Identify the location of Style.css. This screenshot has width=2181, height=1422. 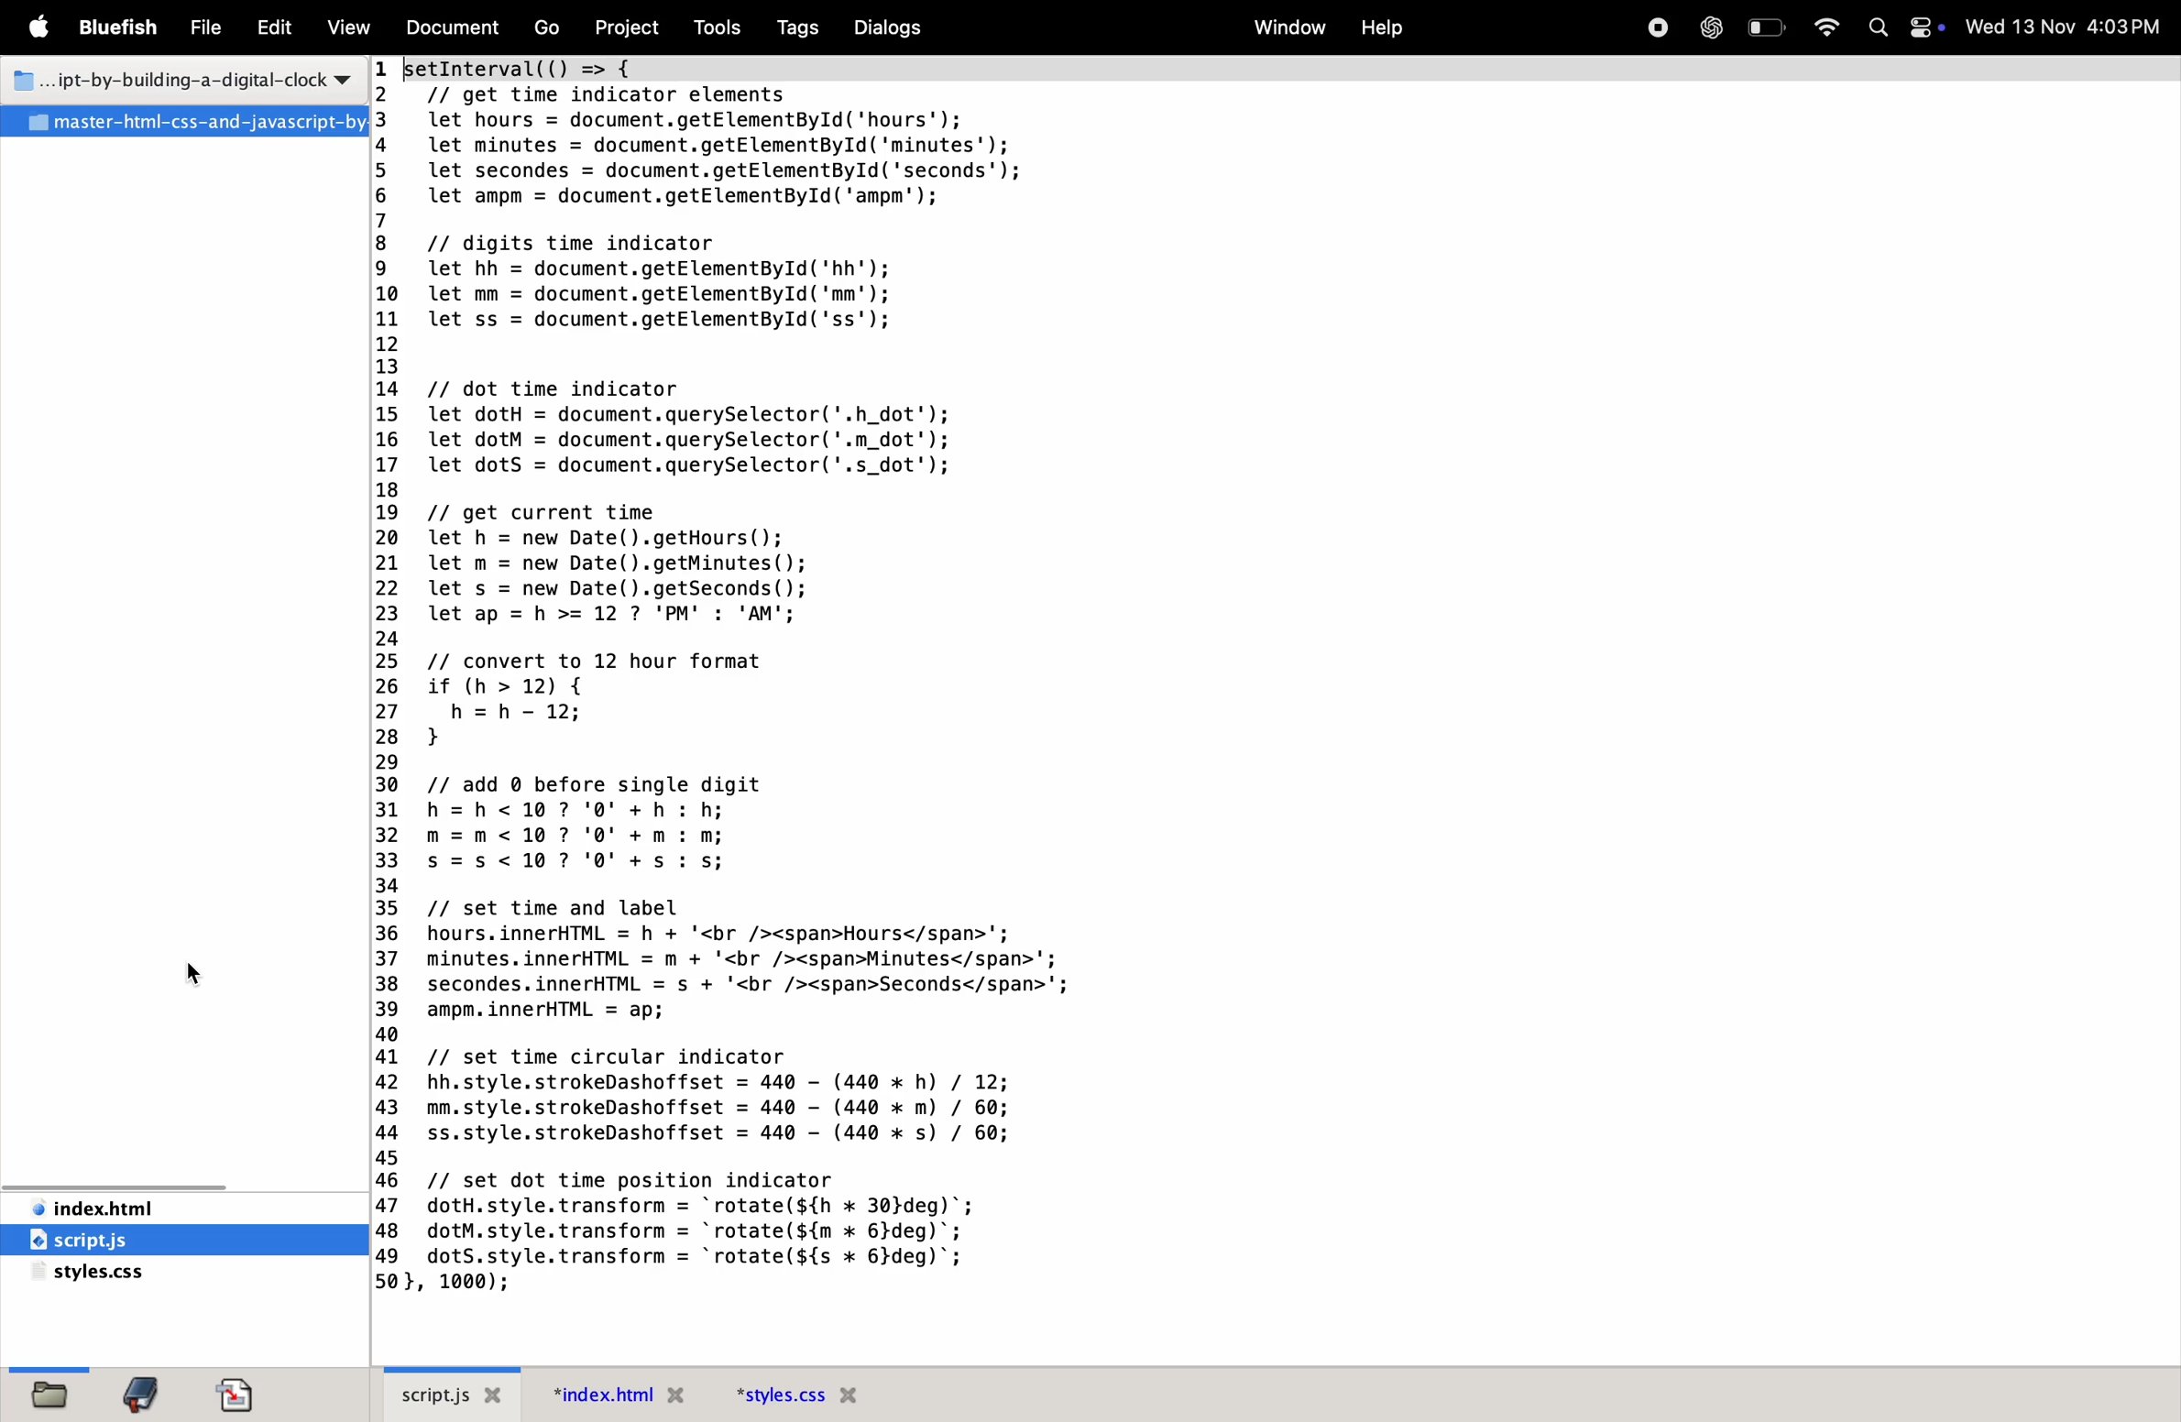
(795, 1395).